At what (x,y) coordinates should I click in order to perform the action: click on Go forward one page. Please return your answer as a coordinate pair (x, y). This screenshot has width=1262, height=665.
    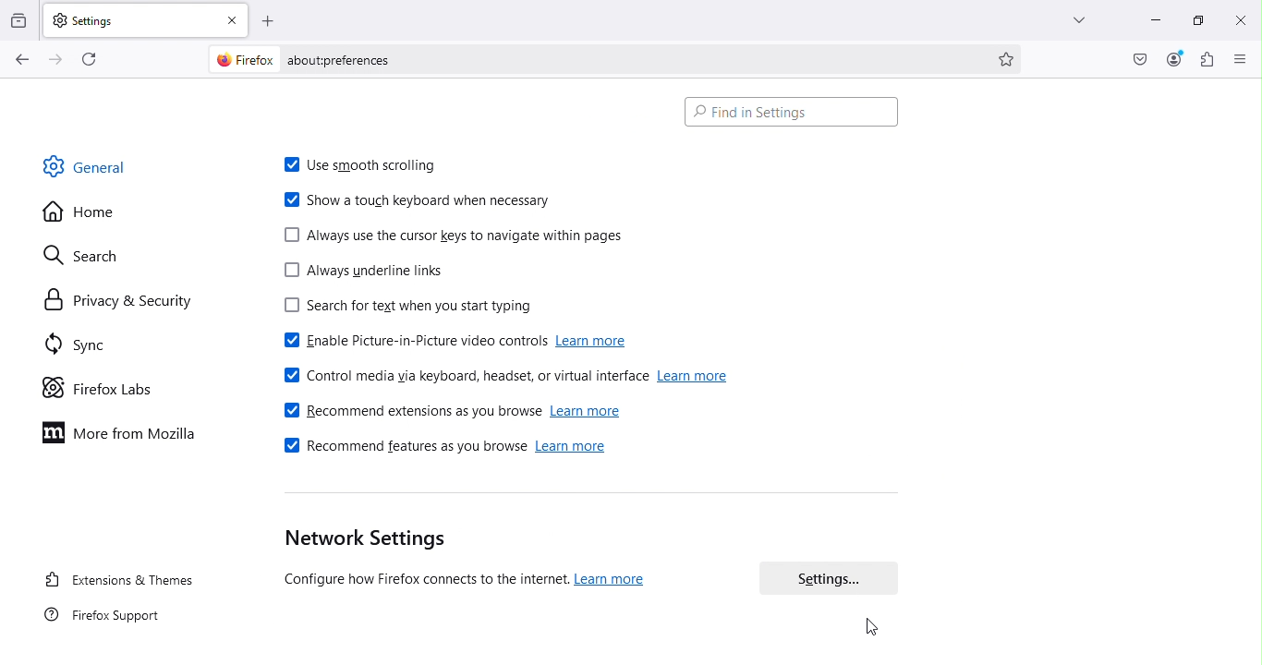
    Looking at the image, I should click on (58, 58).